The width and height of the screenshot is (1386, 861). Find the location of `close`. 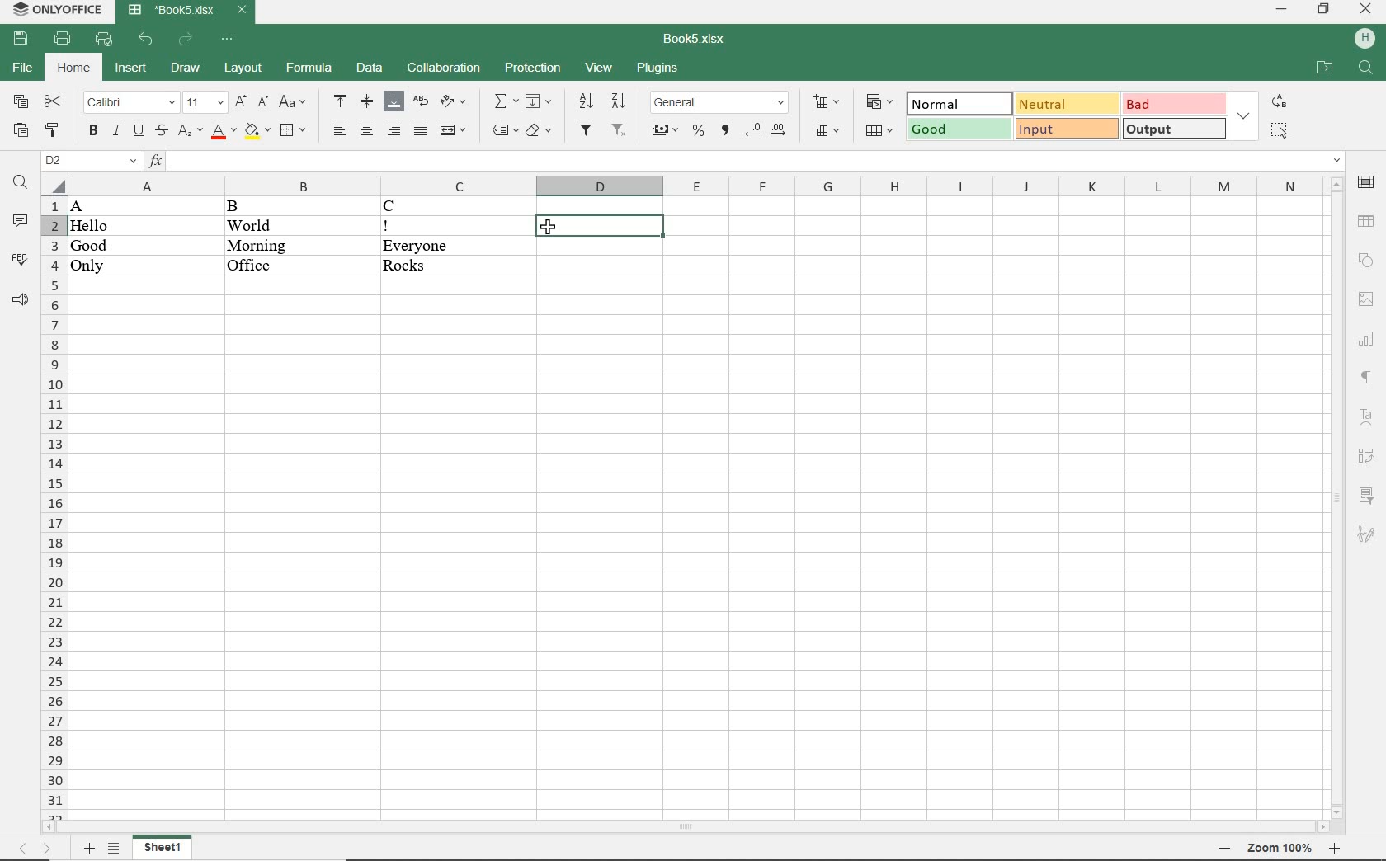

close is located at coordinates (1365, 11).